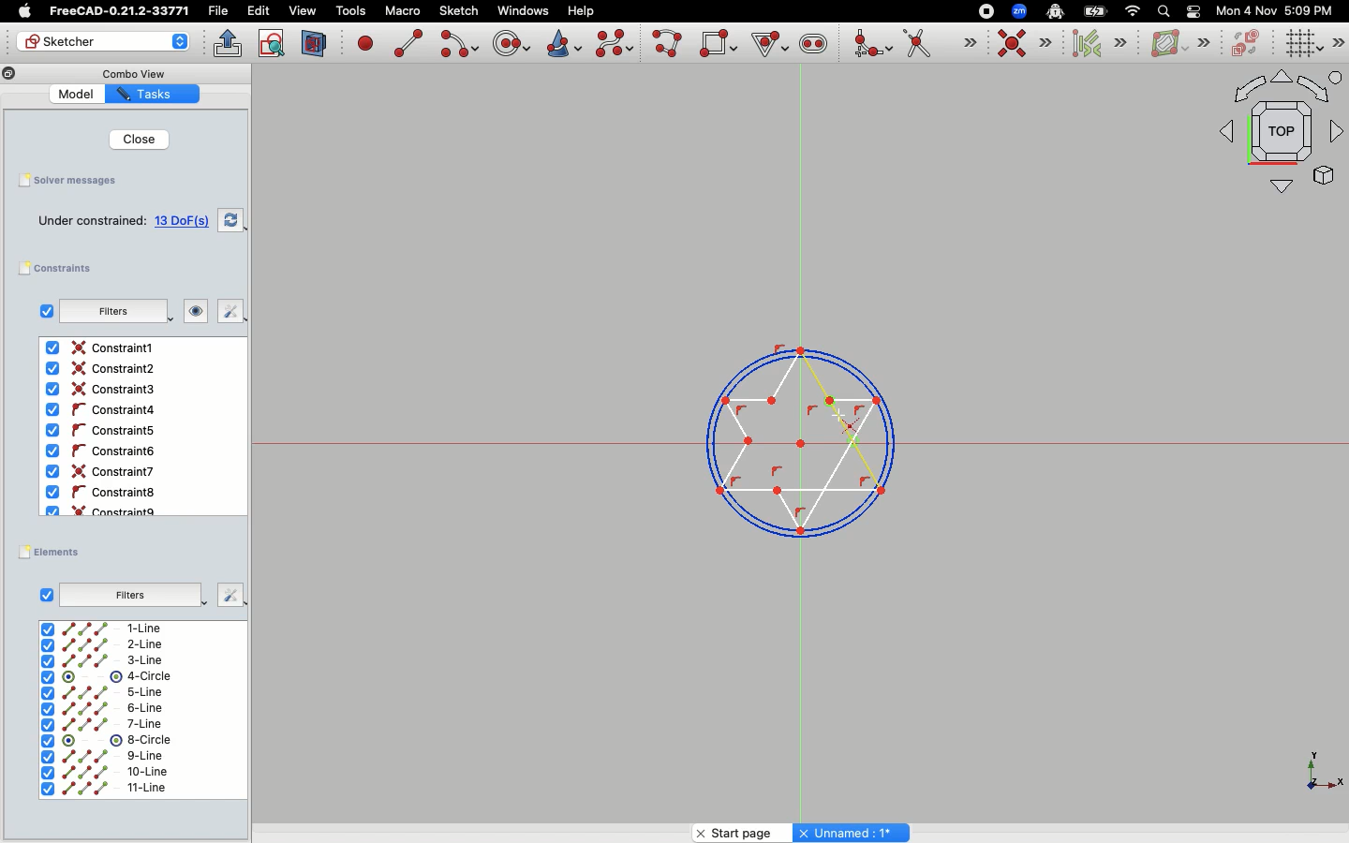 This screenshot has height=843, width=1349. I want to click on Constraint2, so click(105, 369).